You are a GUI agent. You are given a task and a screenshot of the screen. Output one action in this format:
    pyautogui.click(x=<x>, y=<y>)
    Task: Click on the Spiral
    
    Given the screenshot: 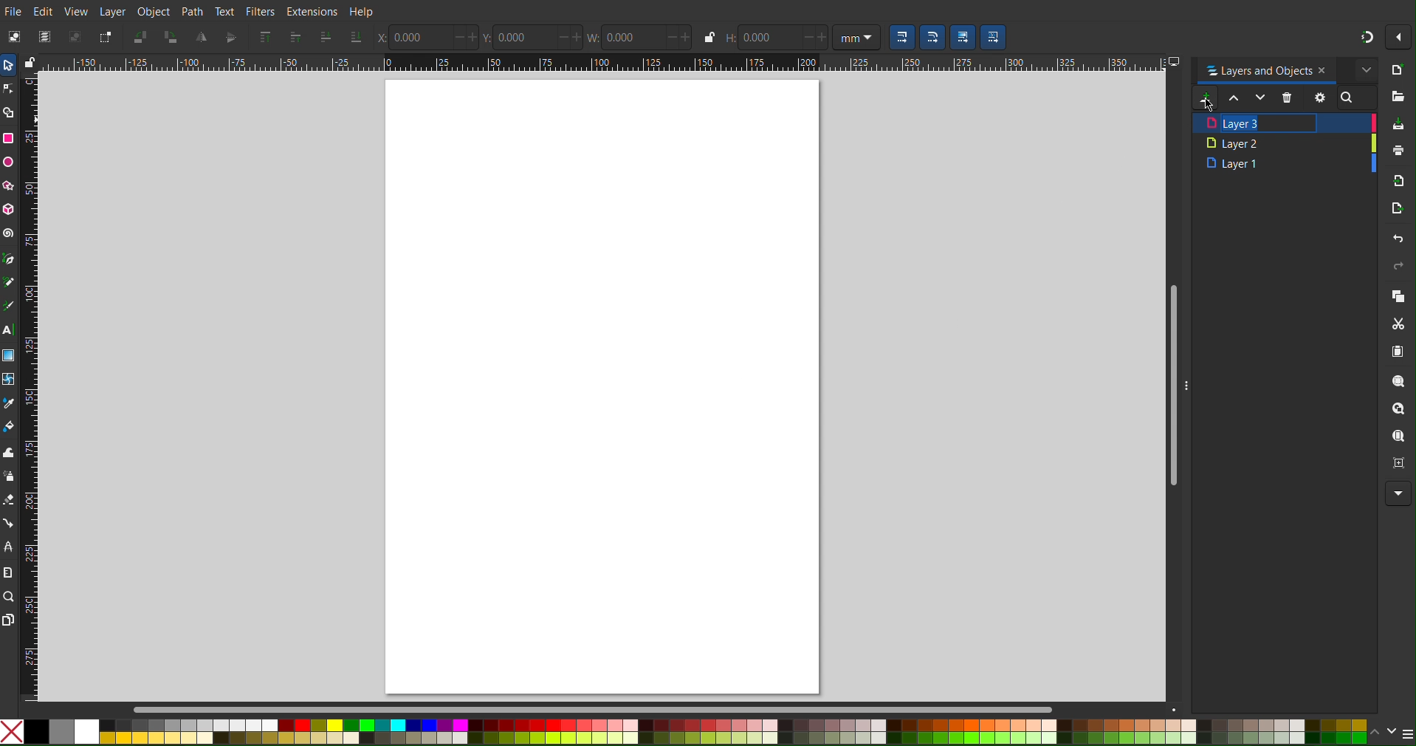 What is the action you would take?
    pyautogui.click(x=10, y=230)
    